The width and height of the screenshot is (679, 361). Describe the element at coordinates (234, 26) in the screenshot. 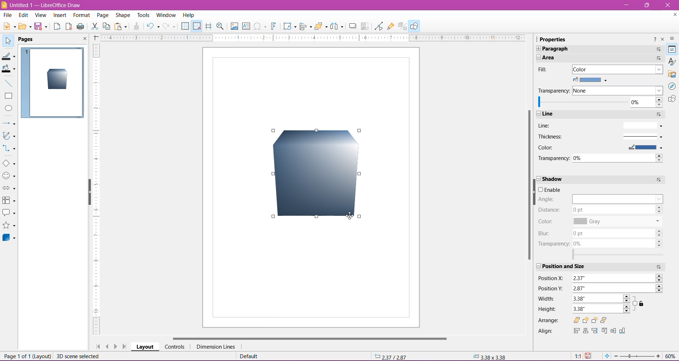

I see `Insert Image` at that location.